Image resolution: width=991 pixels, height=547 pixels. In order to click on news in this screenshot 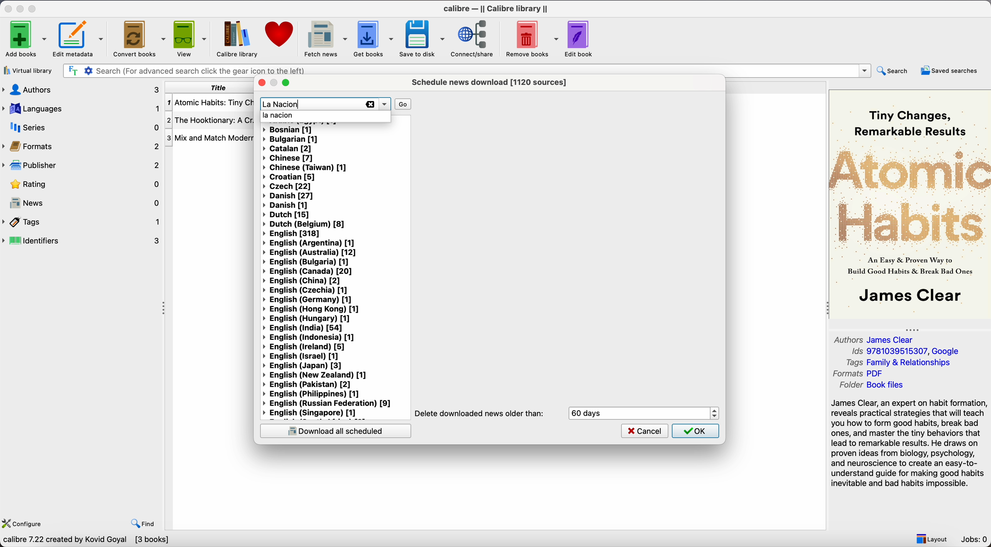, I will do `click(82, 201)`.